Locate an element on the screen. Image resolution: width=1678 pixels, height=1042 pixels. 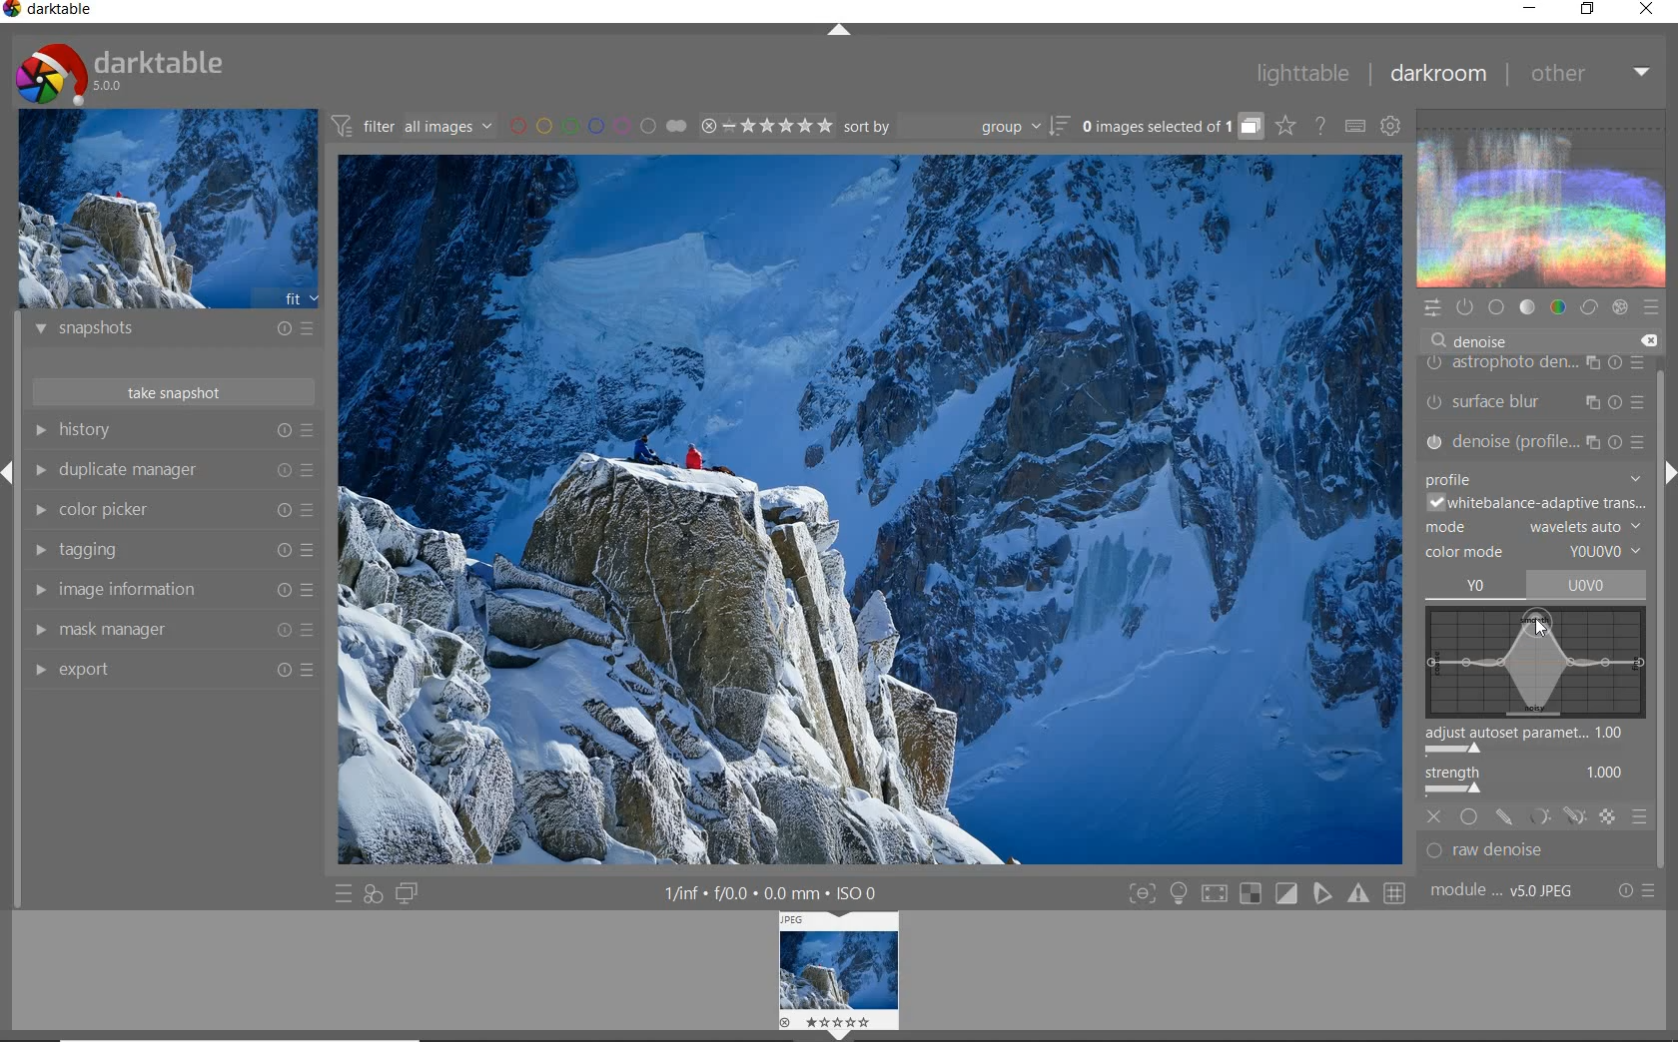
other is located at coordinates (1588, 74).